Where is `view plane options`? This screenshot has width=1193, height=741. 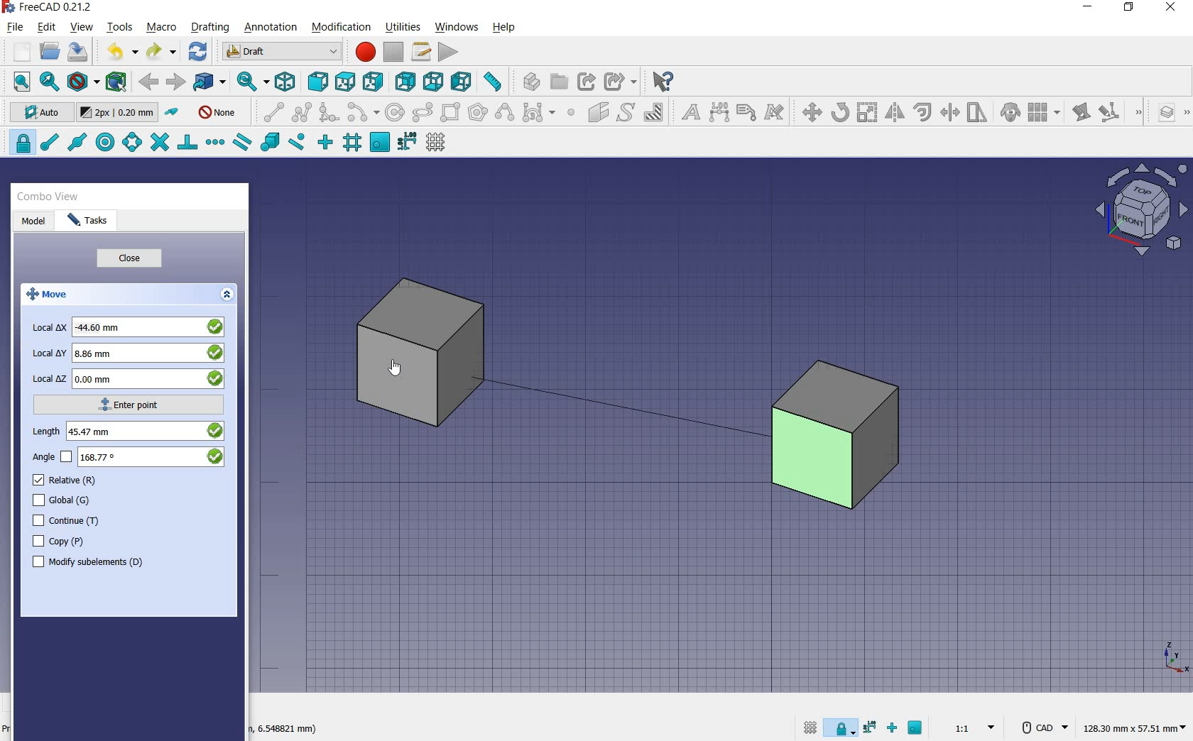
view plane options is located at coordinates (1140, 209).